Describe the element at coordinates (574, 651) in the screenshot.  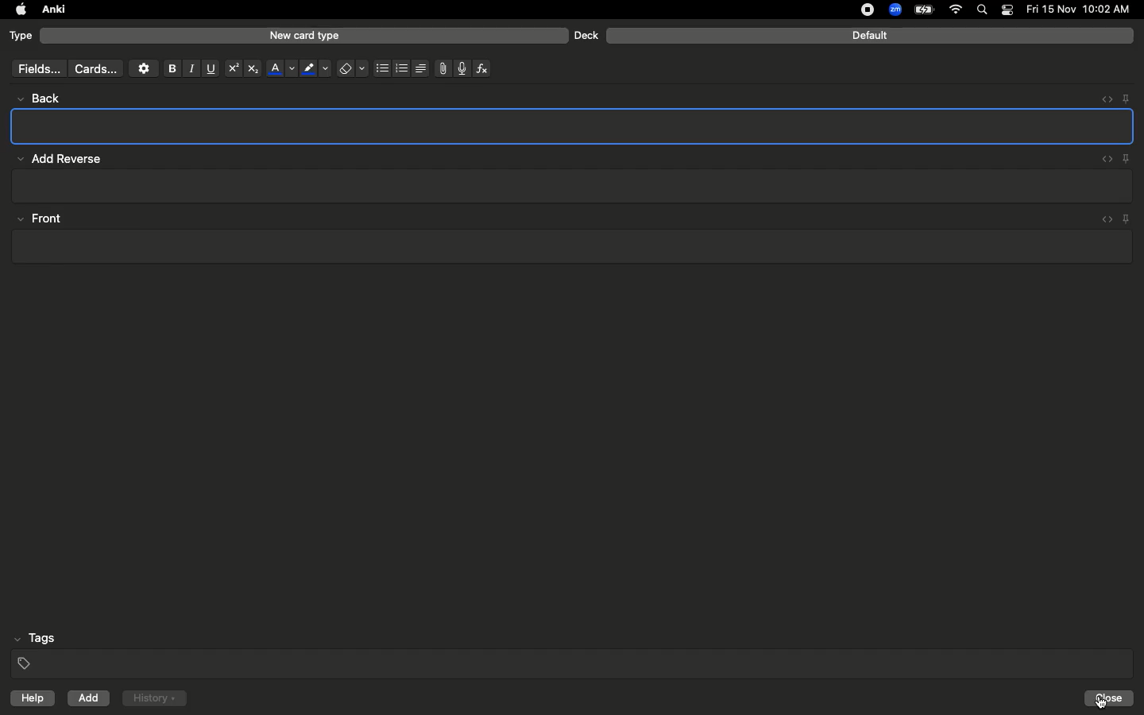
I see `Tags` at that location.